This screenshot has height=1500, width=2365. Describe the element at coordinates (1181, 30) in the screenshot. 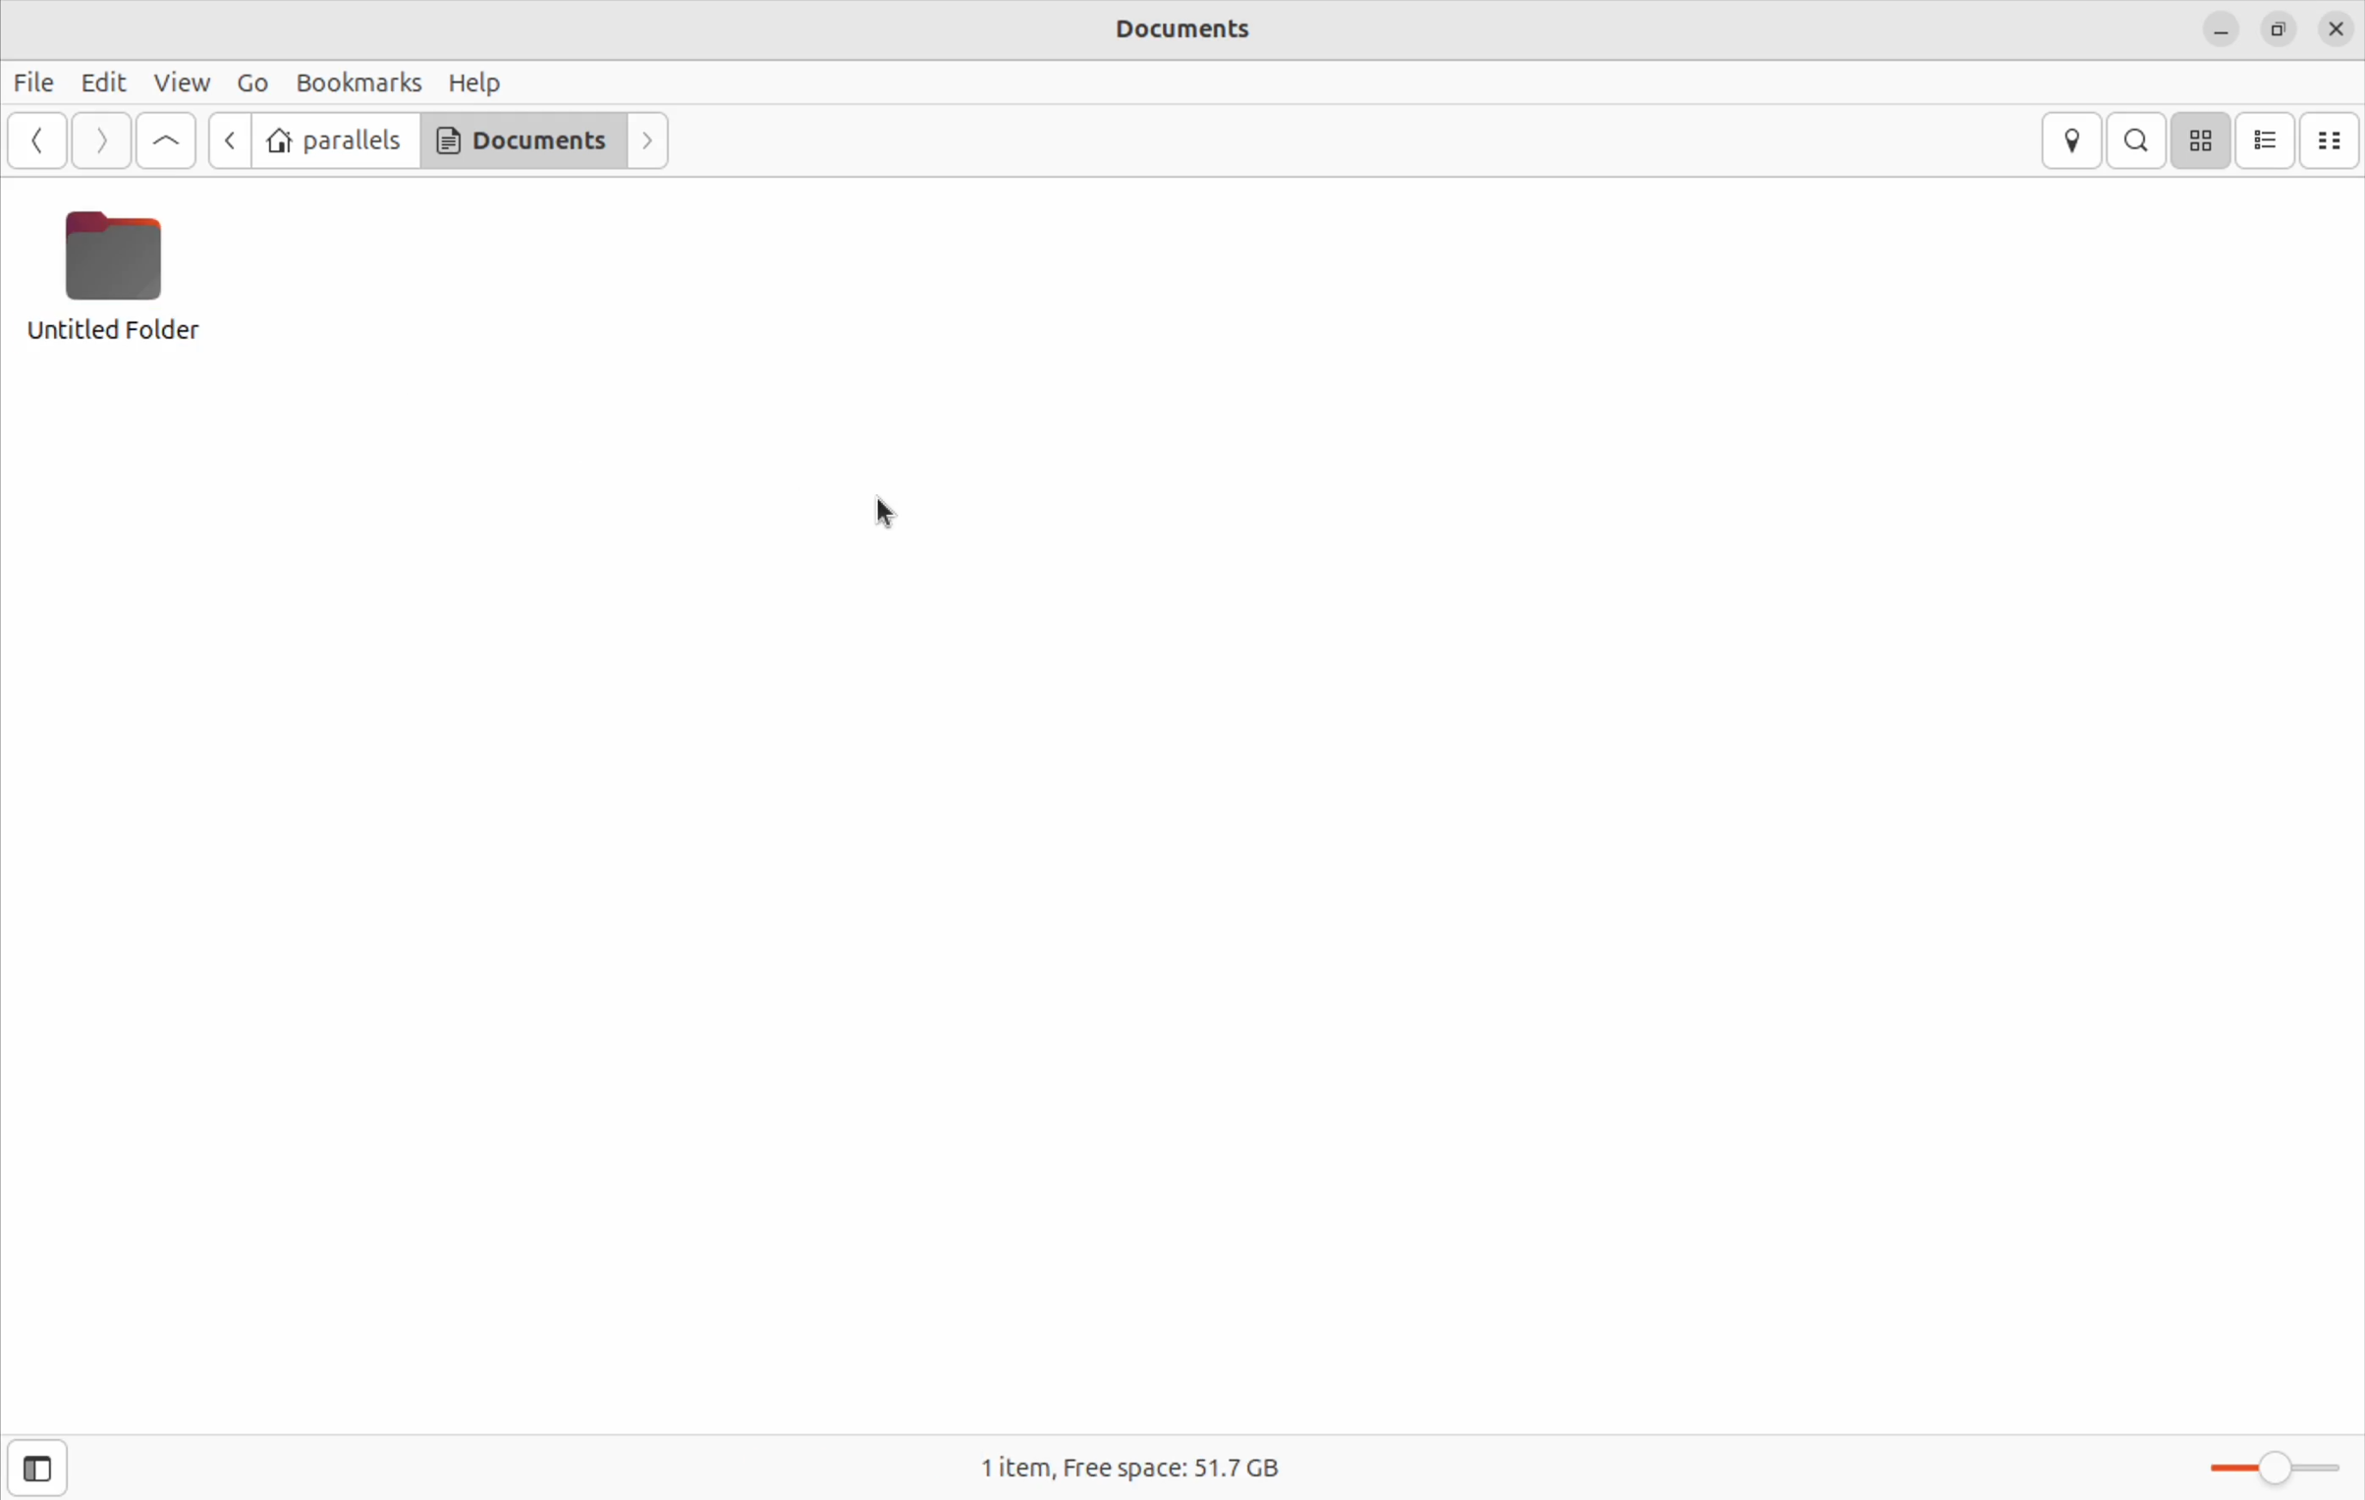

I see `Documents` at that location.